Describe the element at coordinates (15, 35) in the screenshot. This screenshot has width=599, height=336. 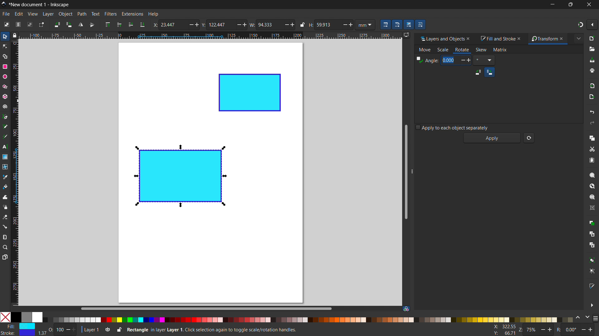
I see `toggle lock of all guuides in the document` at that location.